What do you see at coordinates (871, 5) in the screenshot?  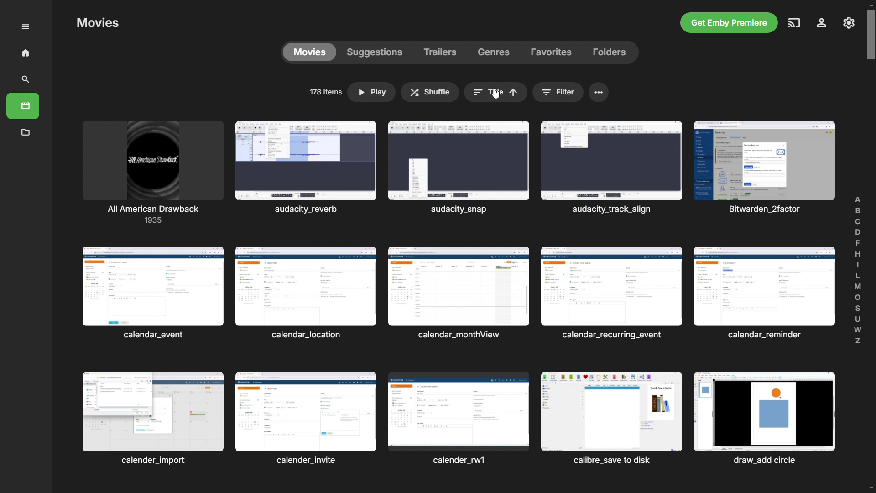 I see `scroll up` at bounding box center [871, 5].